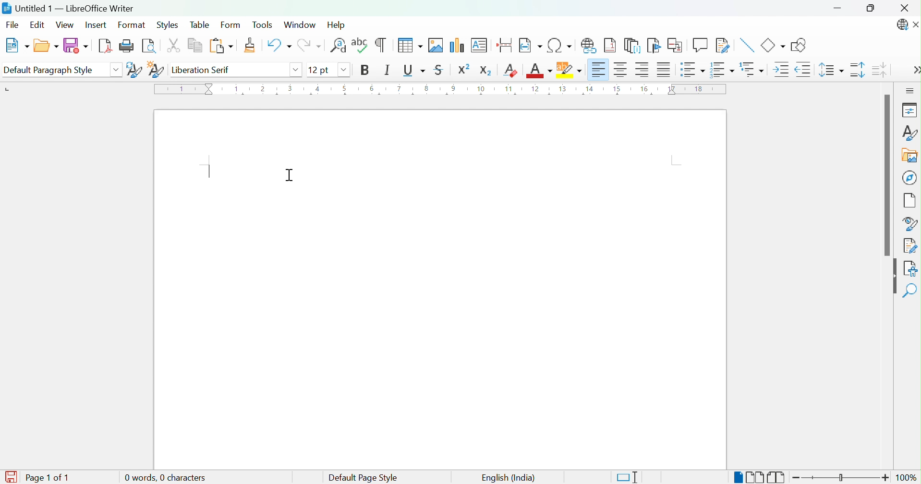 This screenshot has width=921, height=484. Describe the element at coordinates (912, 267) in the screenshot. I see `Accessibility Check` at that location.